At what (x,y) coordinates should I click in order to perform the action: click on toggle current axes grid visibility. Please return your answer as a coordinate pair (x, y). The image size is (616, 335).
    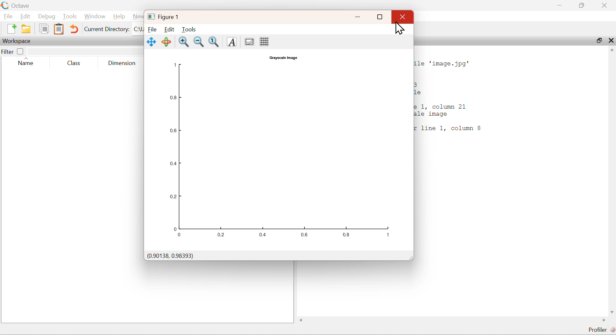
    Looking at the image, I should click on (264, 41).